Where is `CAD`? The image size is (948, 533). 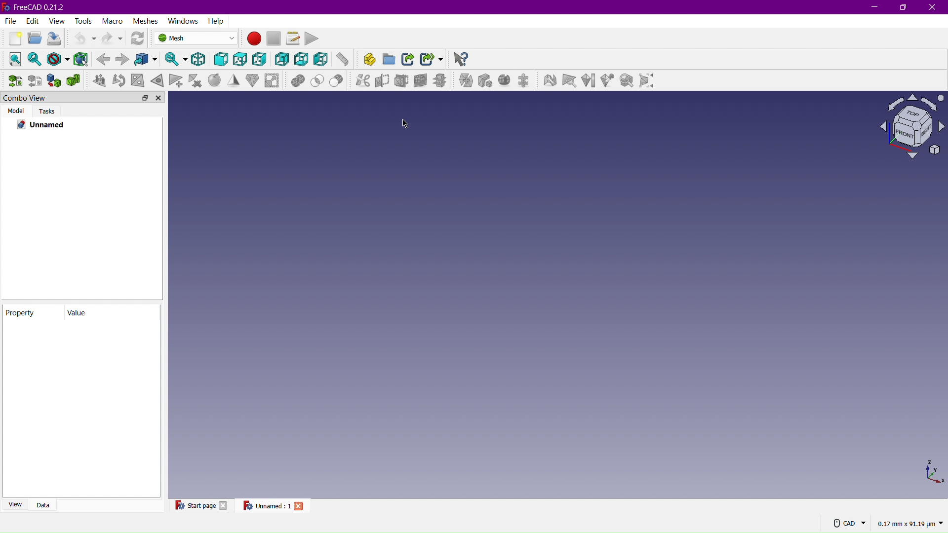
CAD is located at coordinates (850, 523).